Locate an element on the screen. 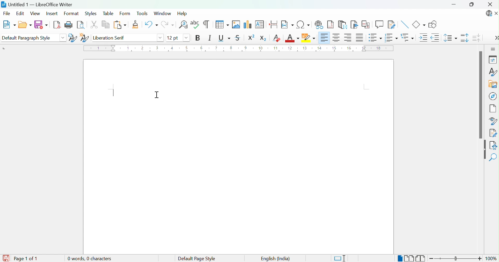  Multiple-page view is located at coordinates (409, 258).